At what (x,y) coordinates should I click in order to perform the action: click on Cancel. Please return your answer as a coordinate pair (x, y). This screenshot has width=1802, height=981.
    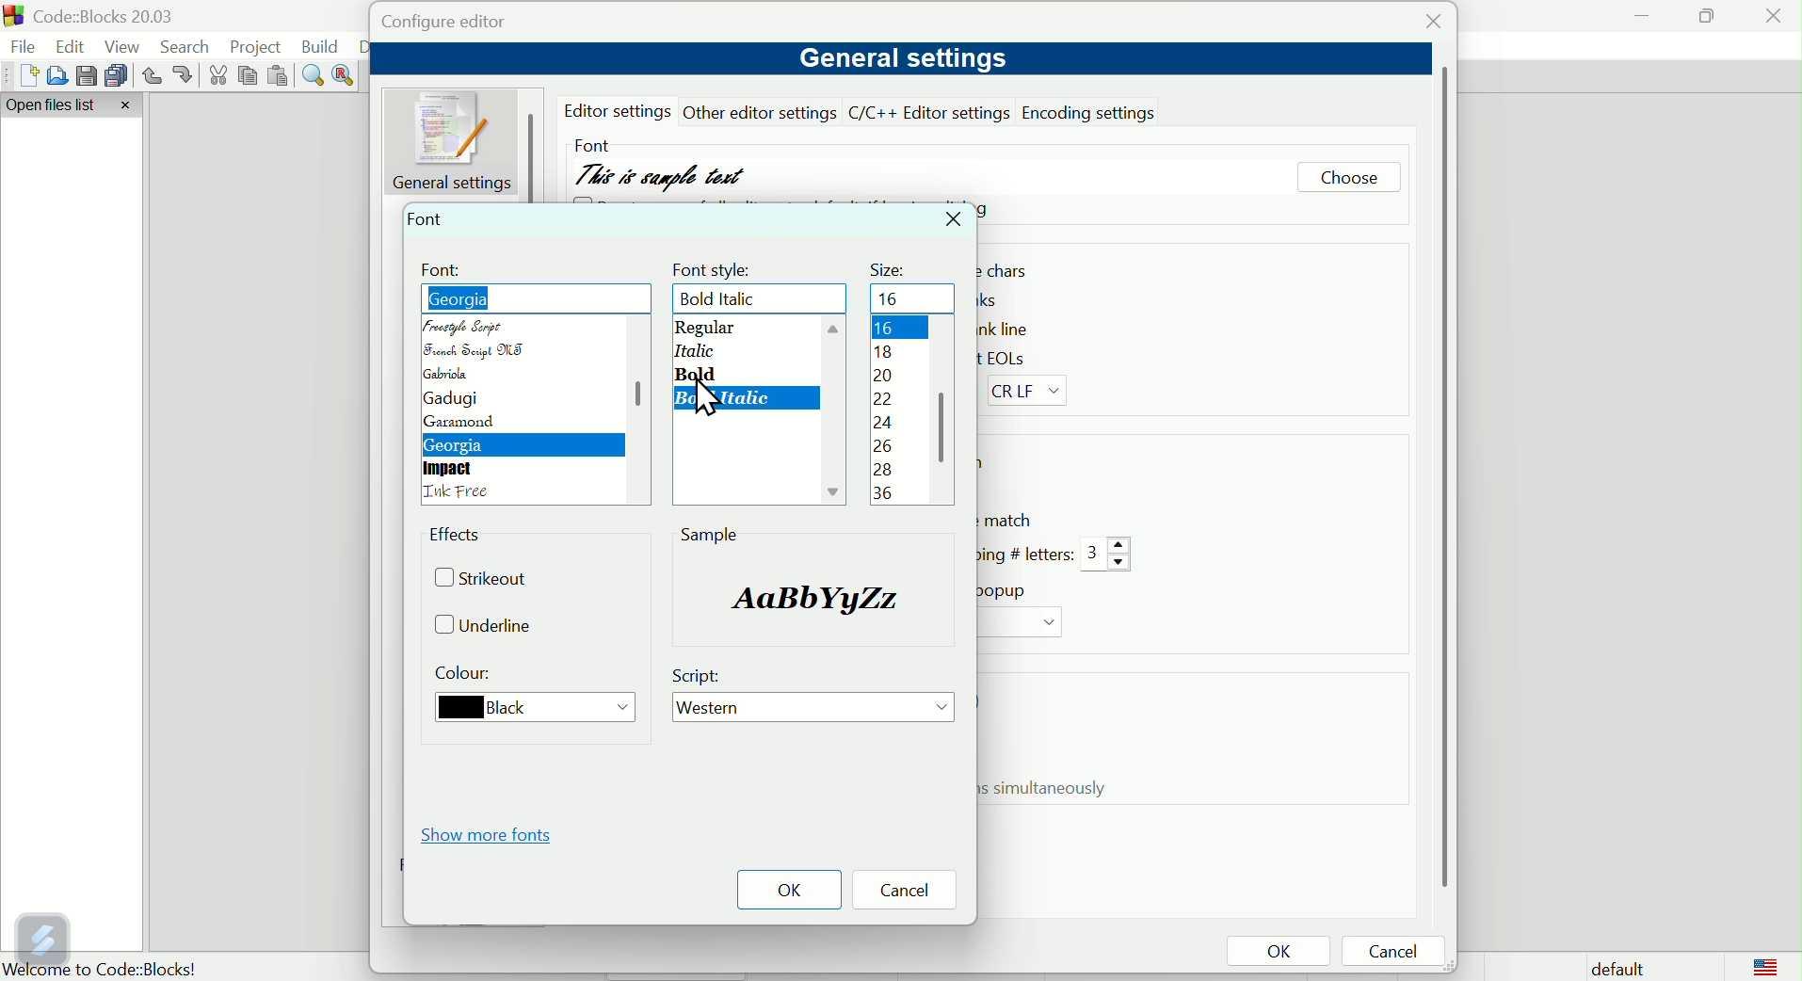
    Looking at the image, I should click on (1399, 953).